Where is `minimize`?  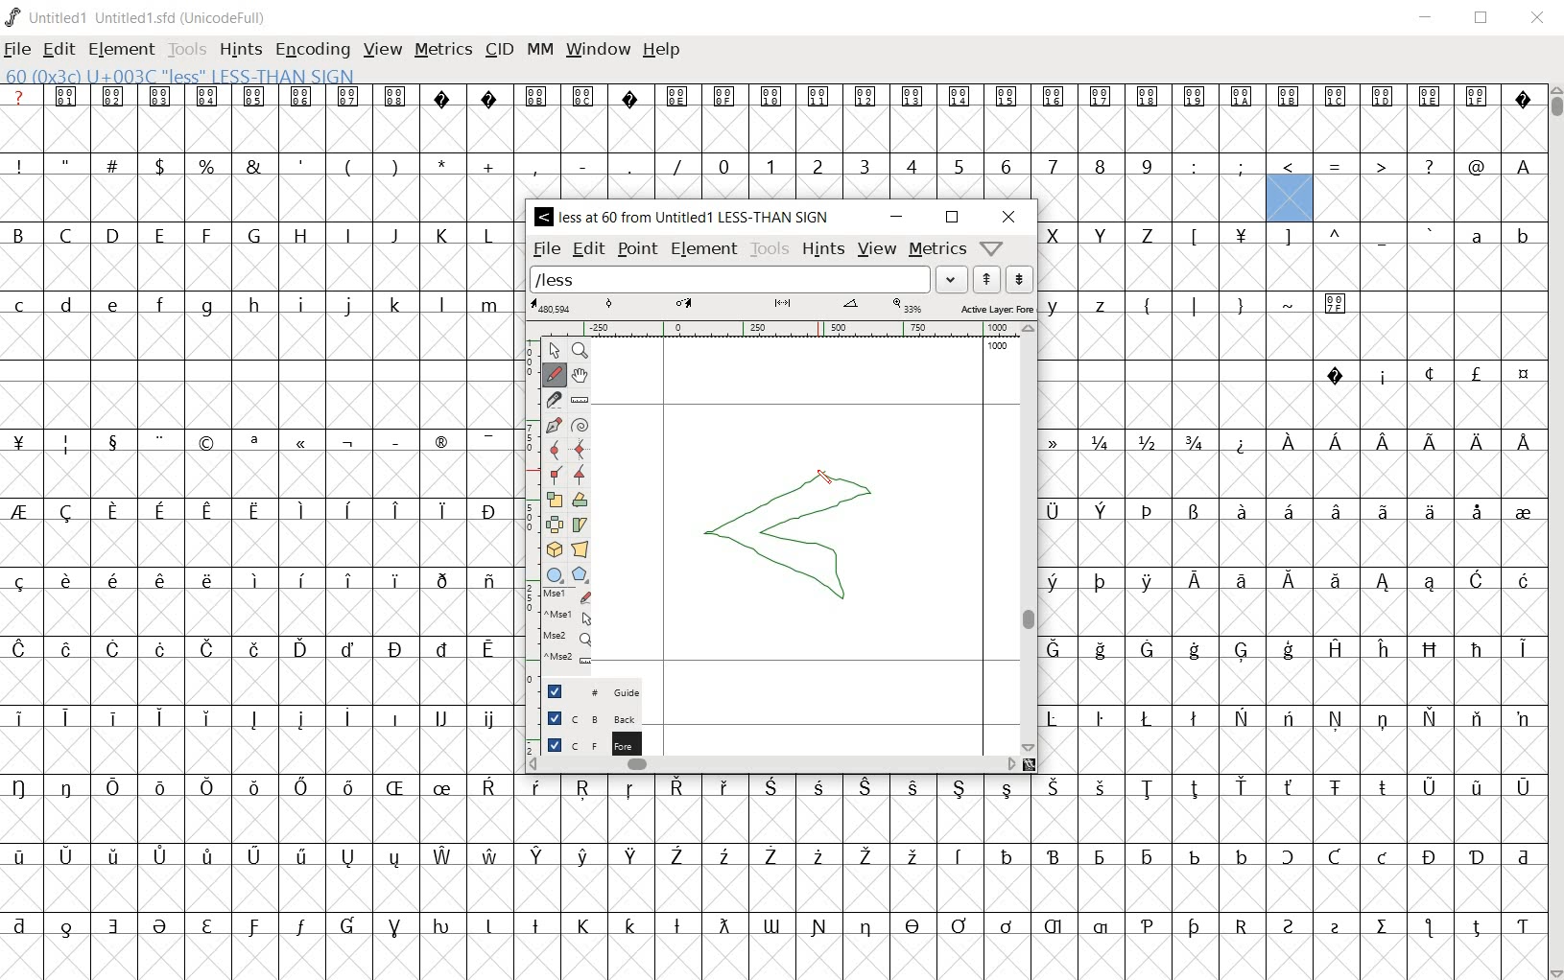 minimize is located at coordinates (1426, 17).